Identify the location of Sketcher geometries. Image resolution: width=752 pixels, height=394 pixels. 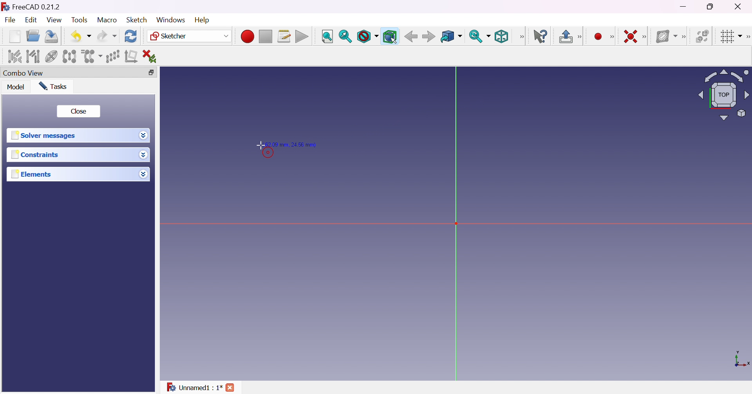
(612, 37).